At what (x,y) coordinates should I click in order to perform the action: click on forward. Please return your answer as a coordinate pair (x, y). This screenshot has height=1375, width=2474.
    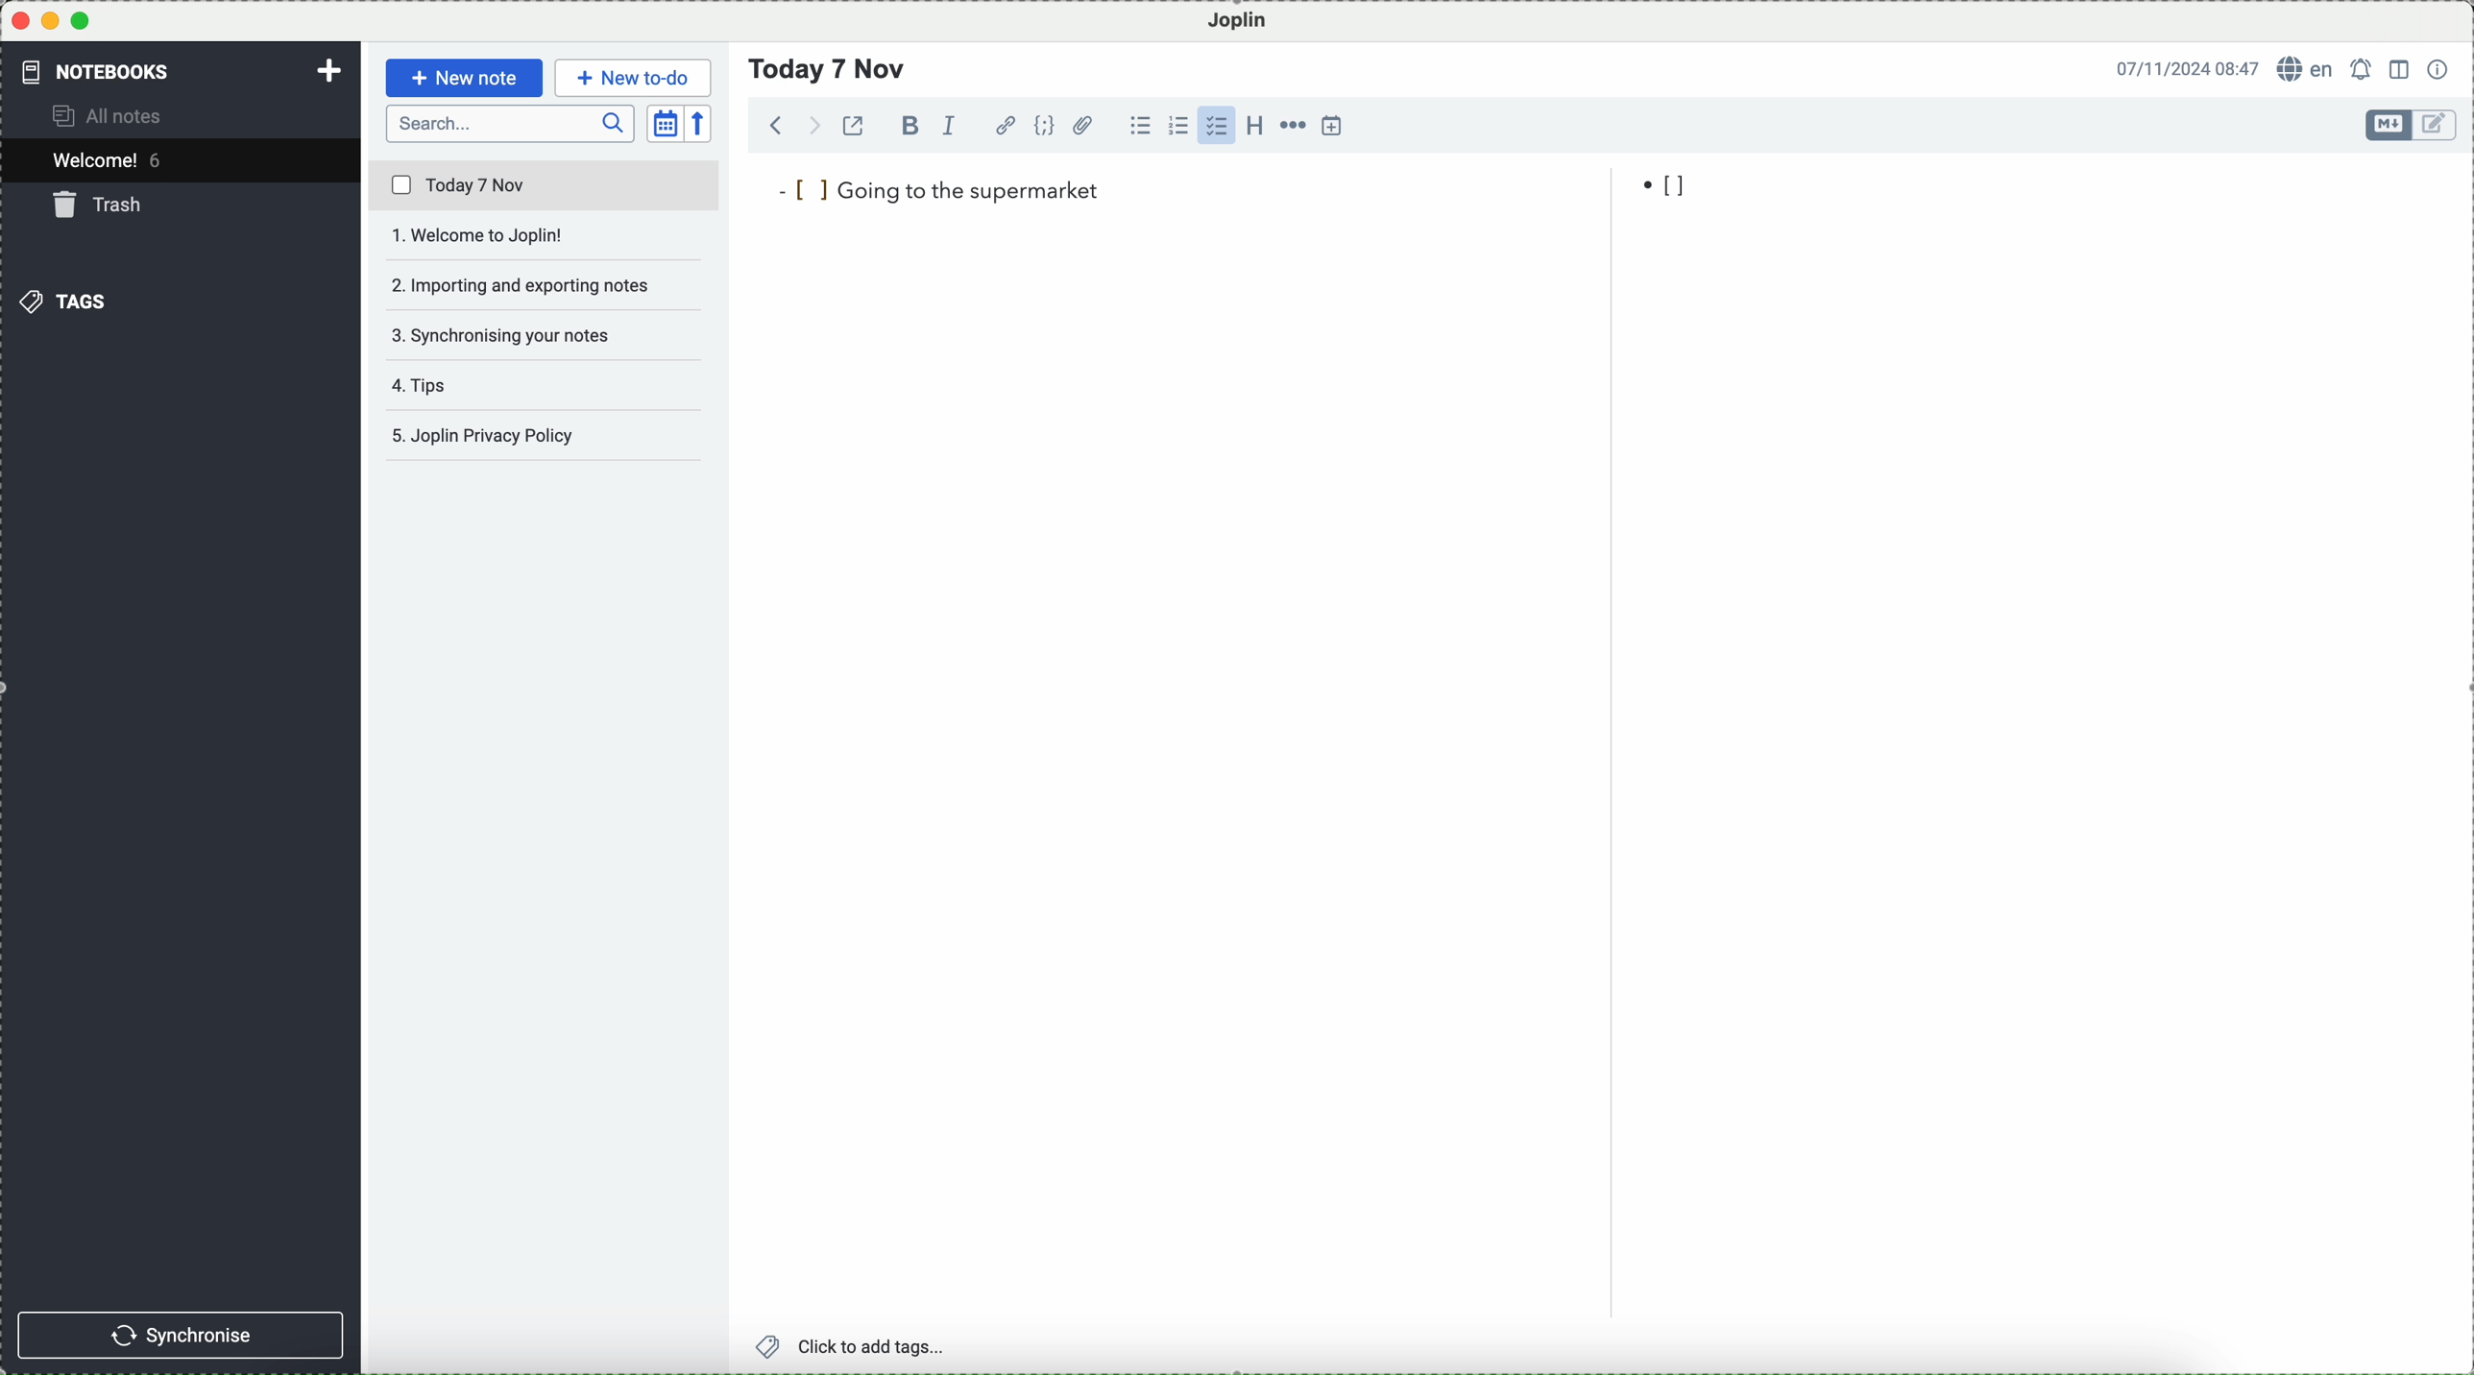
    Looking at the image, I should click on (811, 125).